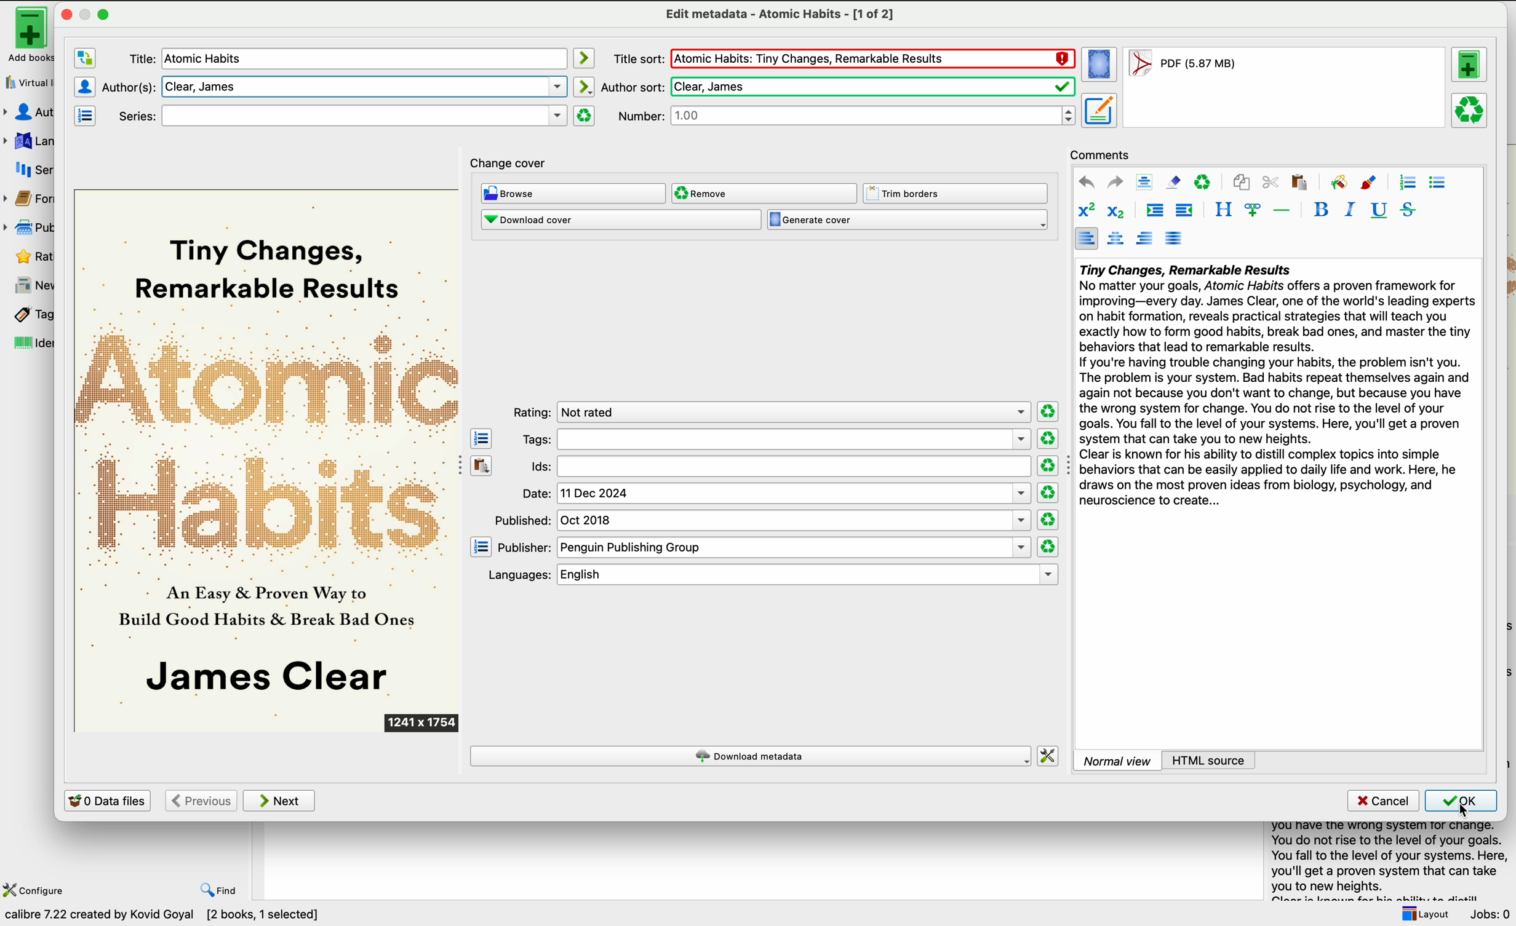  Describe the element at coordinates (281, 801) in the screenshot. I see `next button` at that location.